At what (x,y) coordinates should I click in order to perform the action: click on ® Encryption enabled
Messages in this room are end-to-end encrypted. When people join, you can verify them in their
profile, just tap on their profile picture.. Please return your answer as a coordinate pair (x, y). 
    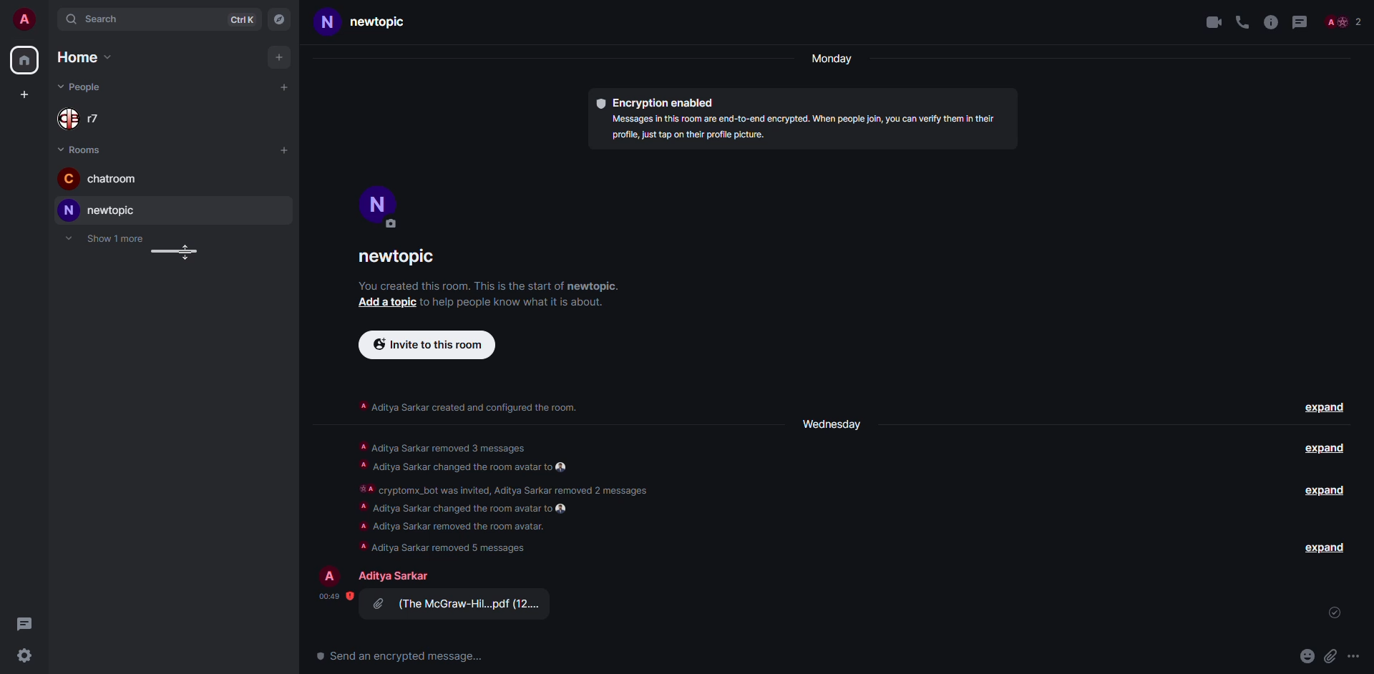
    Looking at the image, I should click on (799, 121).